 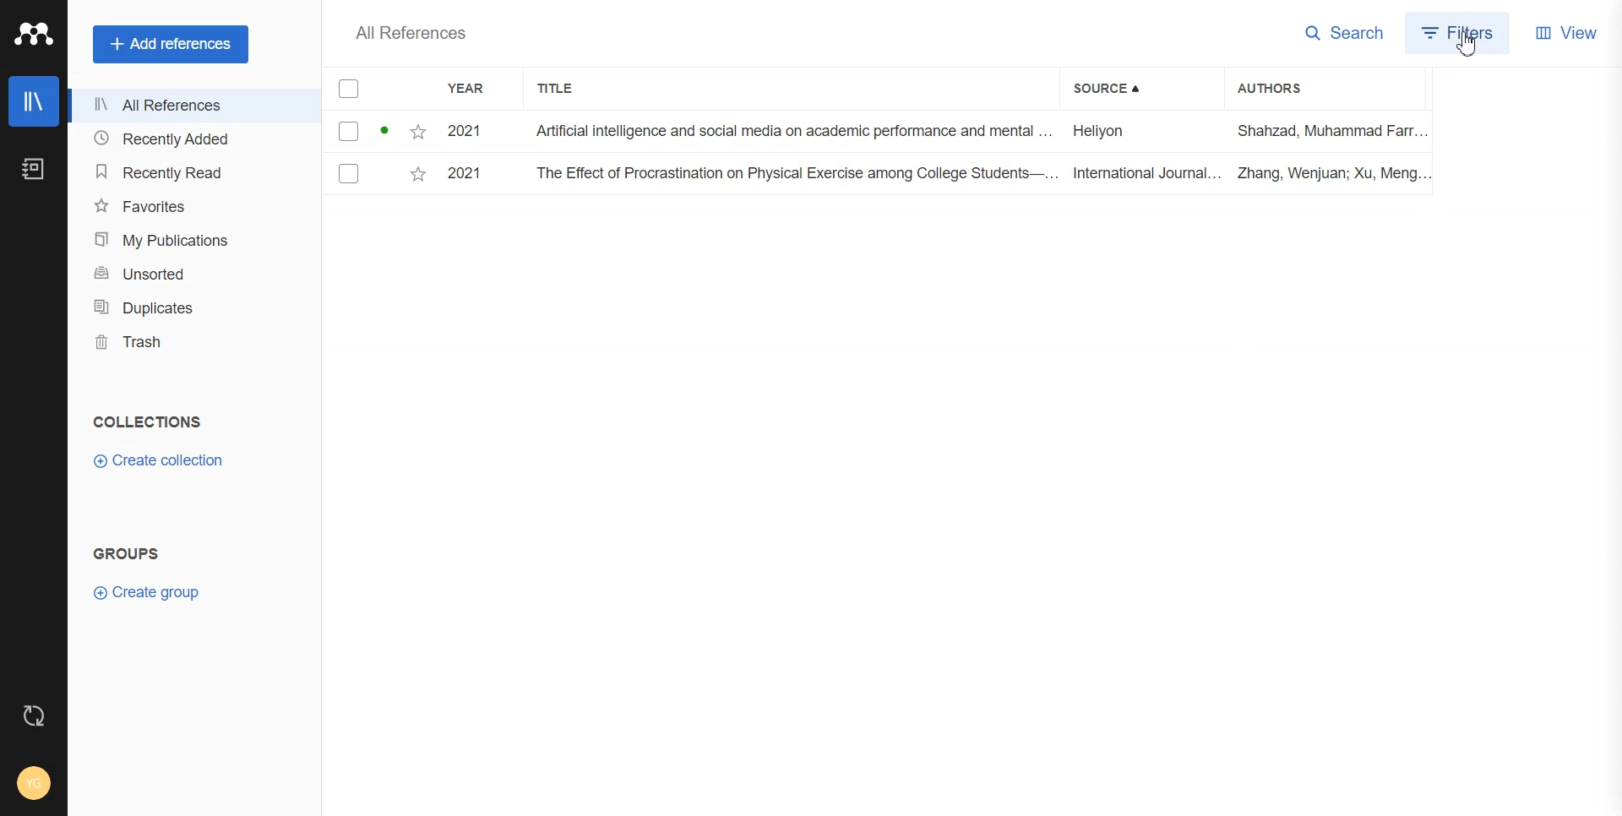 I want to click on Auto sync, so click(x=33, y=715).